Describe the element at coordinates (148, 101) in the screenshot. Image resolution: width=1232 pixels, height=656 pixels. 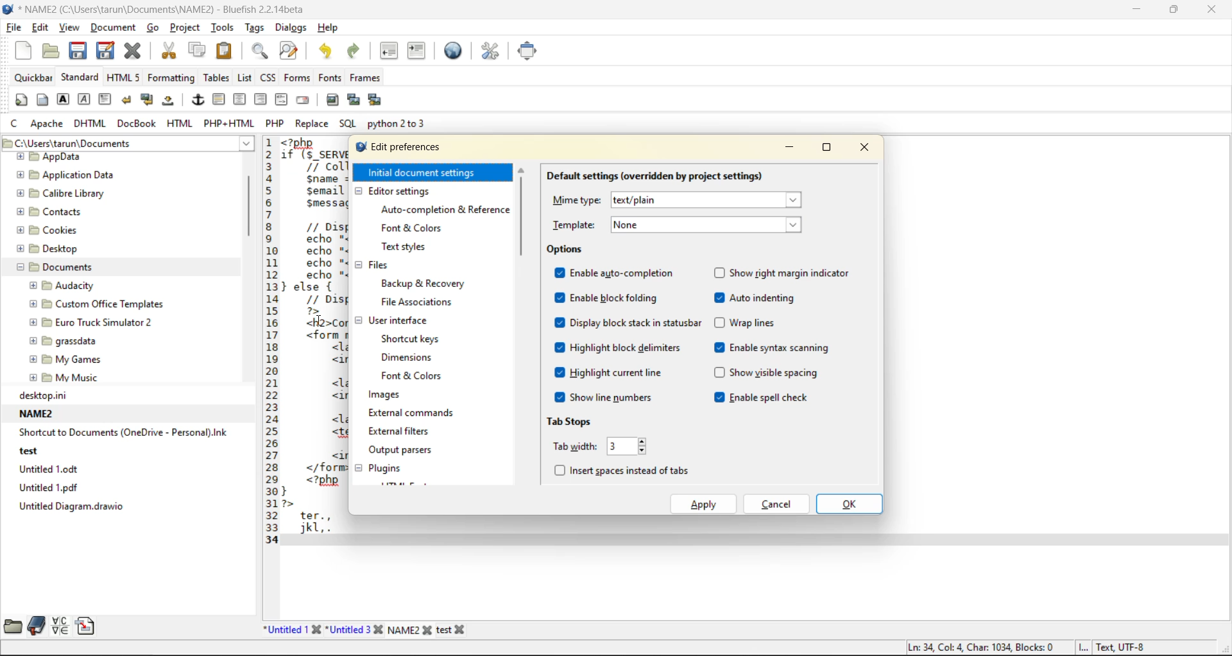
I see `break and clear` at that location.